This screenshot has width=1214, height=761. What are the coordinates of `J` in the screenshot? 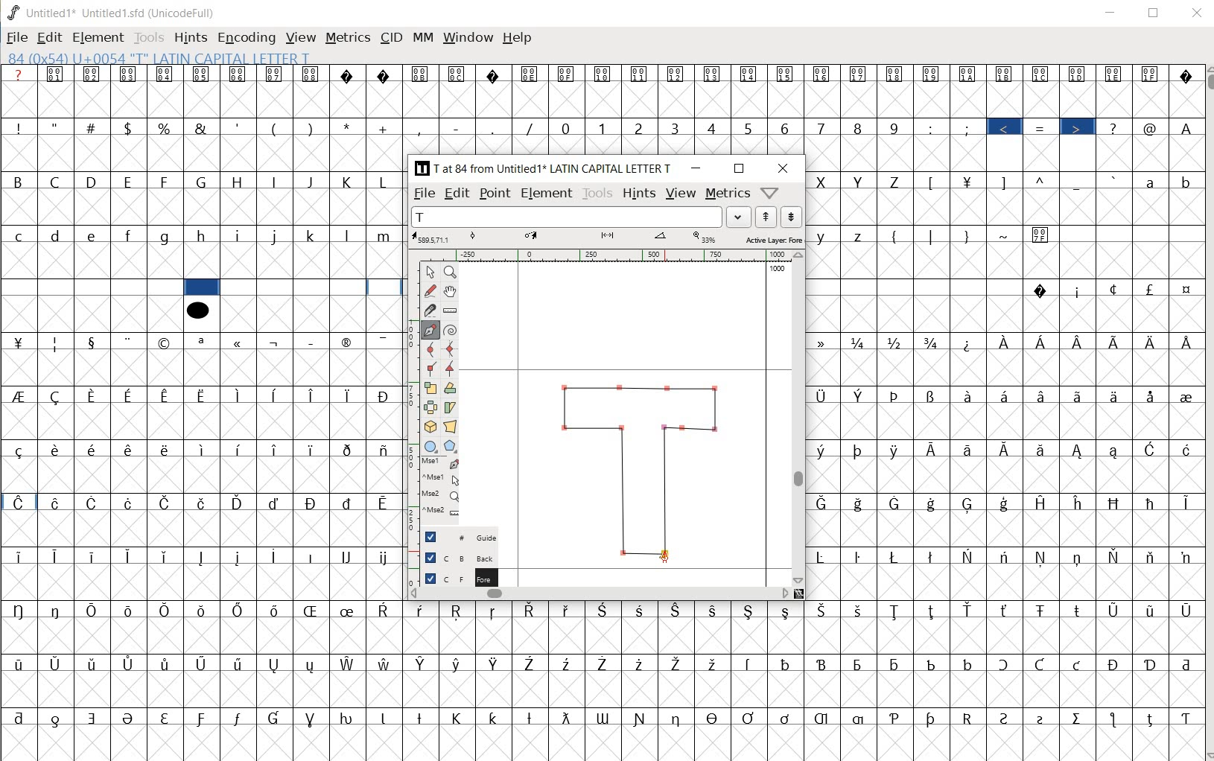 It's located at (312, 182).